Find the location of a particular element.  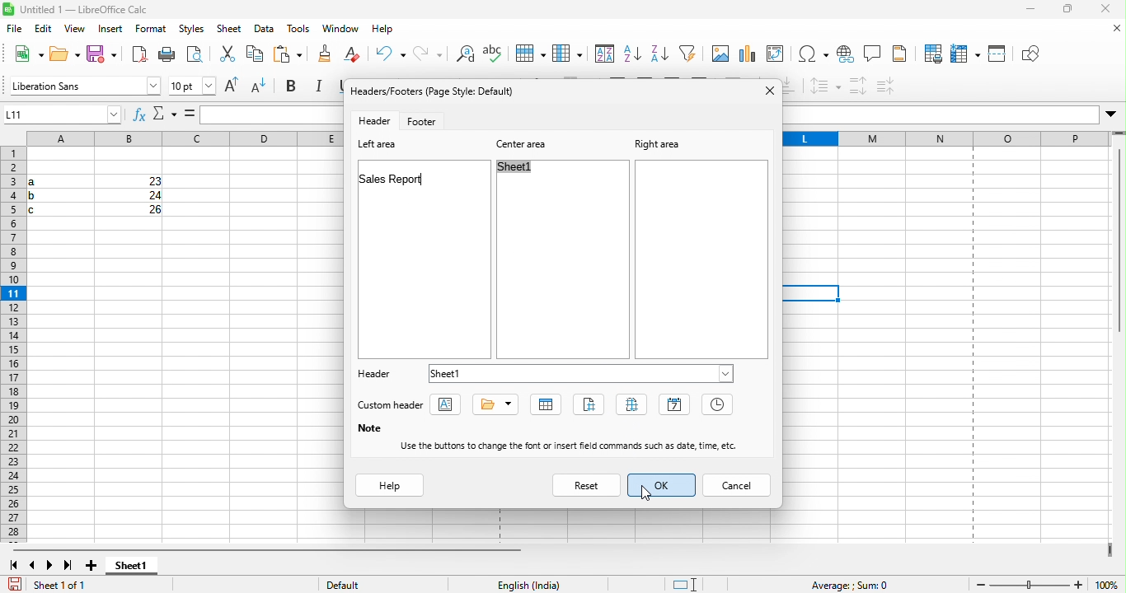

vertical scroll bar is located at coordinates (1117, 241).